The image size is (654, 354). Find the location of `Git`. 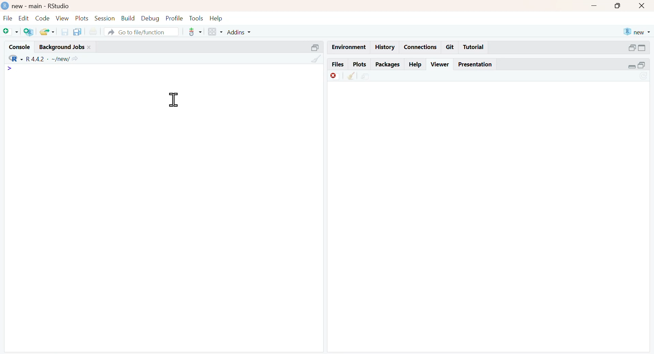

Git is located at coordinates (450, 47).